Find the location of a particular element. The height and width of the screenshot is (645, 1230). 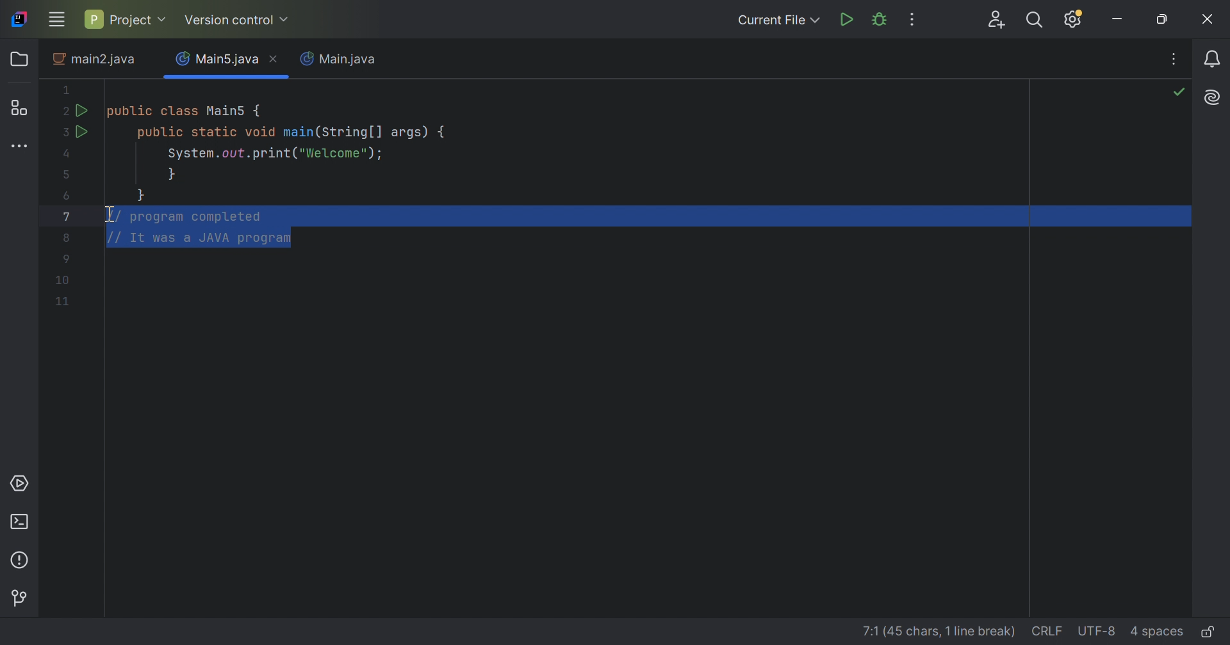

Edit or read-only is located at coordinates (1211, 631).